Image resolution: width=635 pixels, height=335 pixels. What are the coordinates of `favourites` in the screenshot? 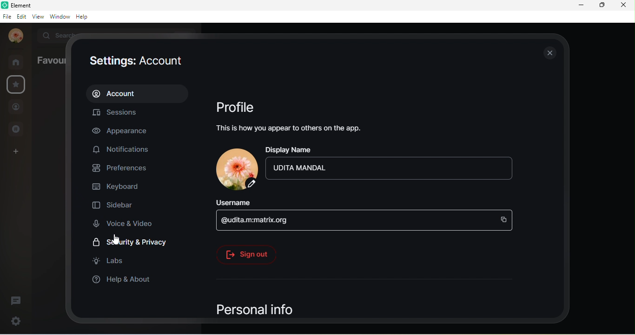 It's located at (16, 85).